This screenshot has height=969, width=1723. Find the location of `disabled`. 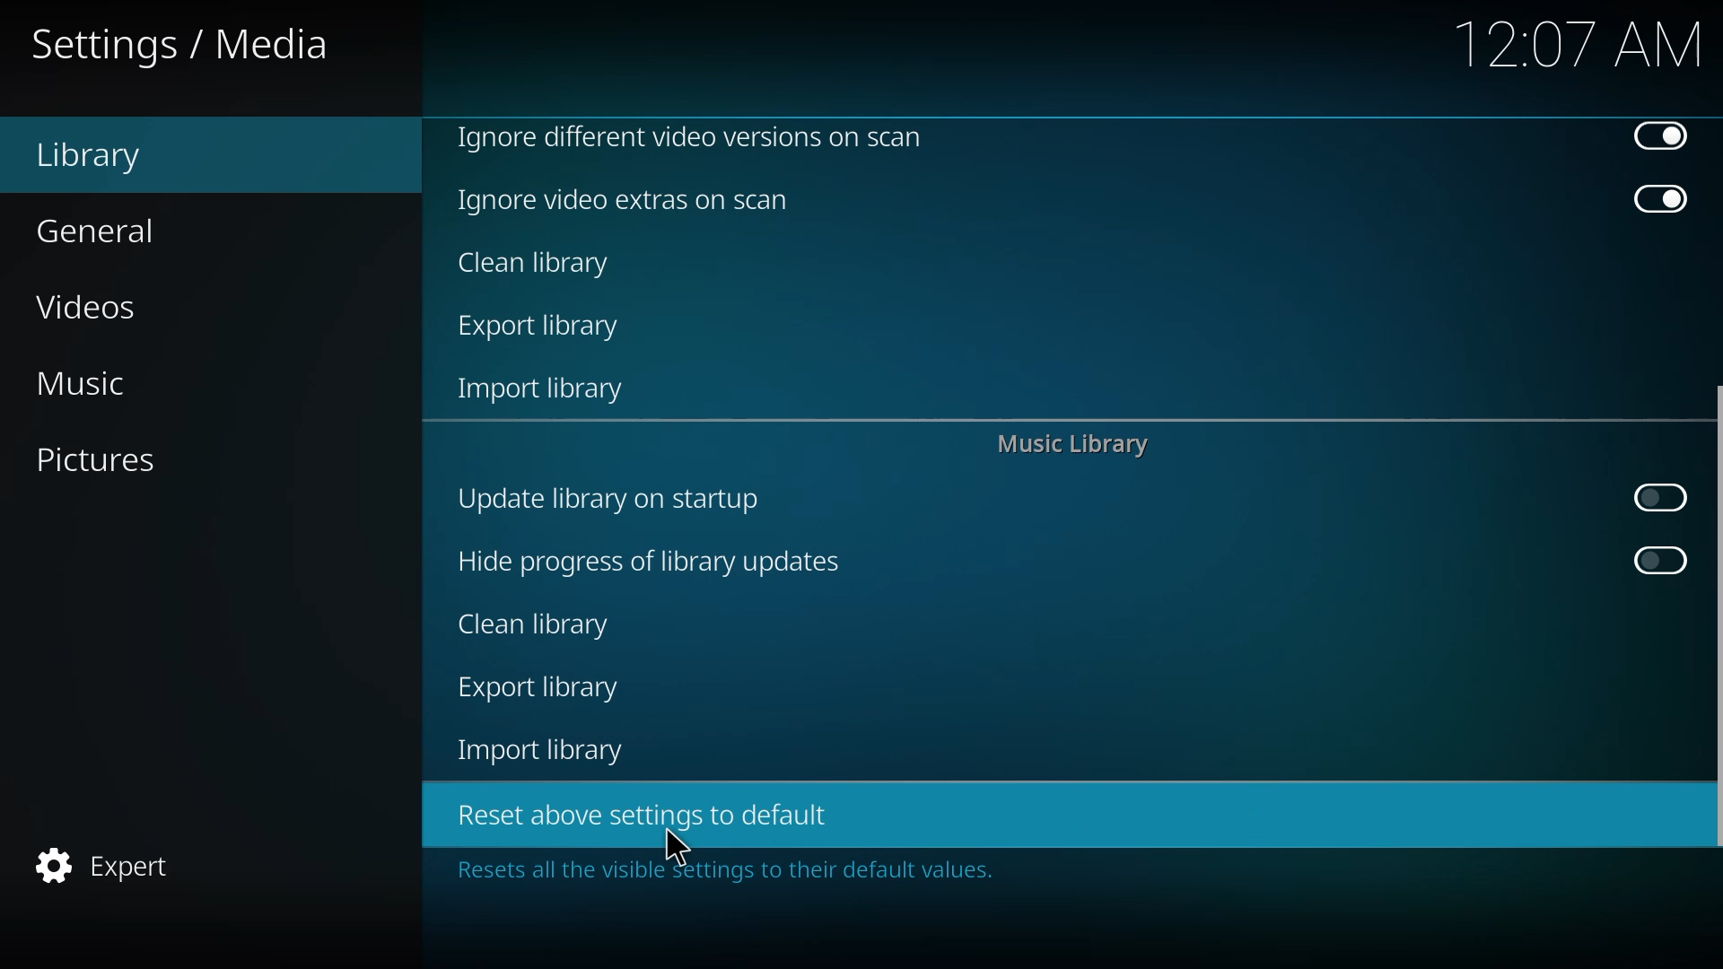

disabled is located at coordinates (1660, 201).